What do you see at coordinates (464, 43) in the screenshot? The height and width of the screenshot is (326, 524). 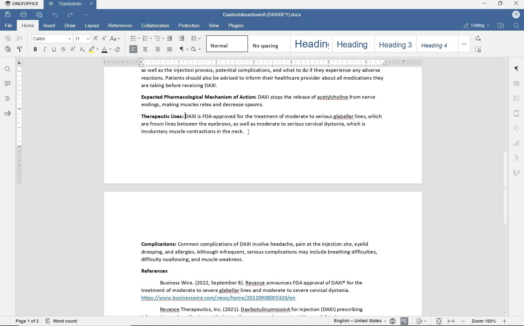 I see `expand` at bounding box center [464, 43].